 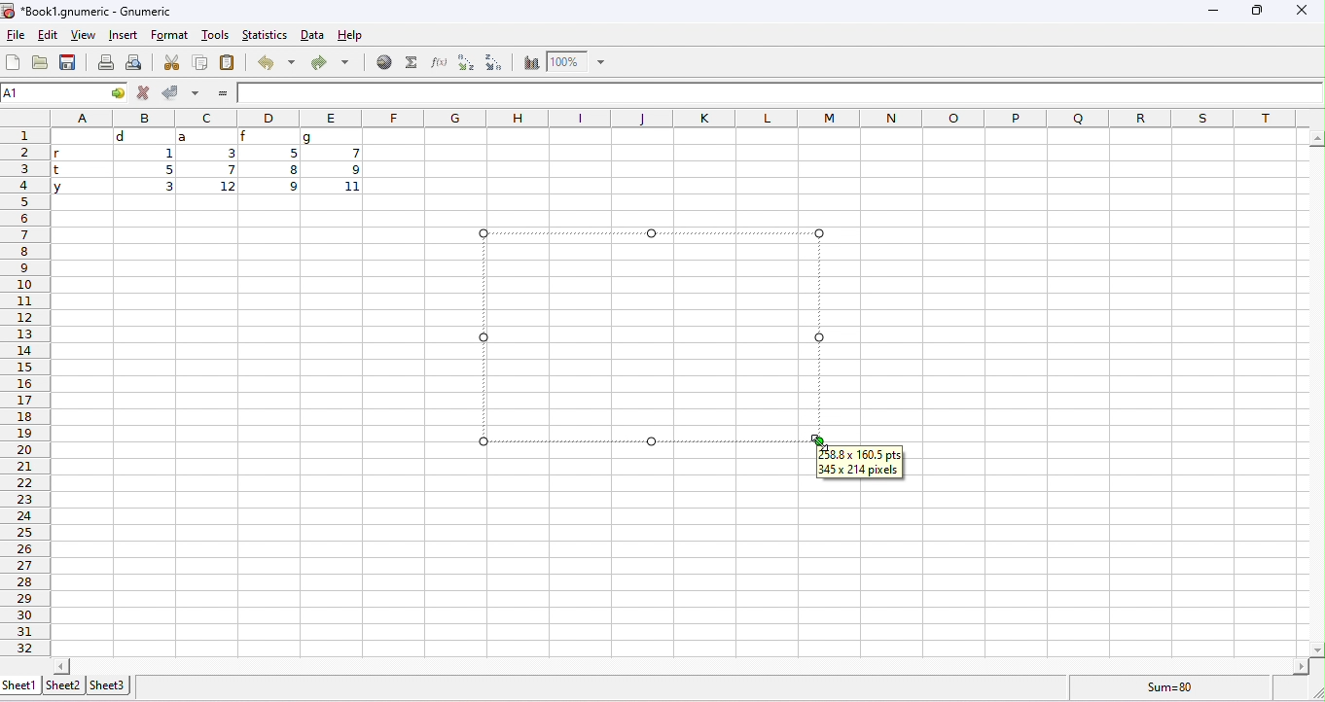 What do you see at coordinates (110, 684) in the screenshot?
I see `sheet3` at bounding box center [110, 684].